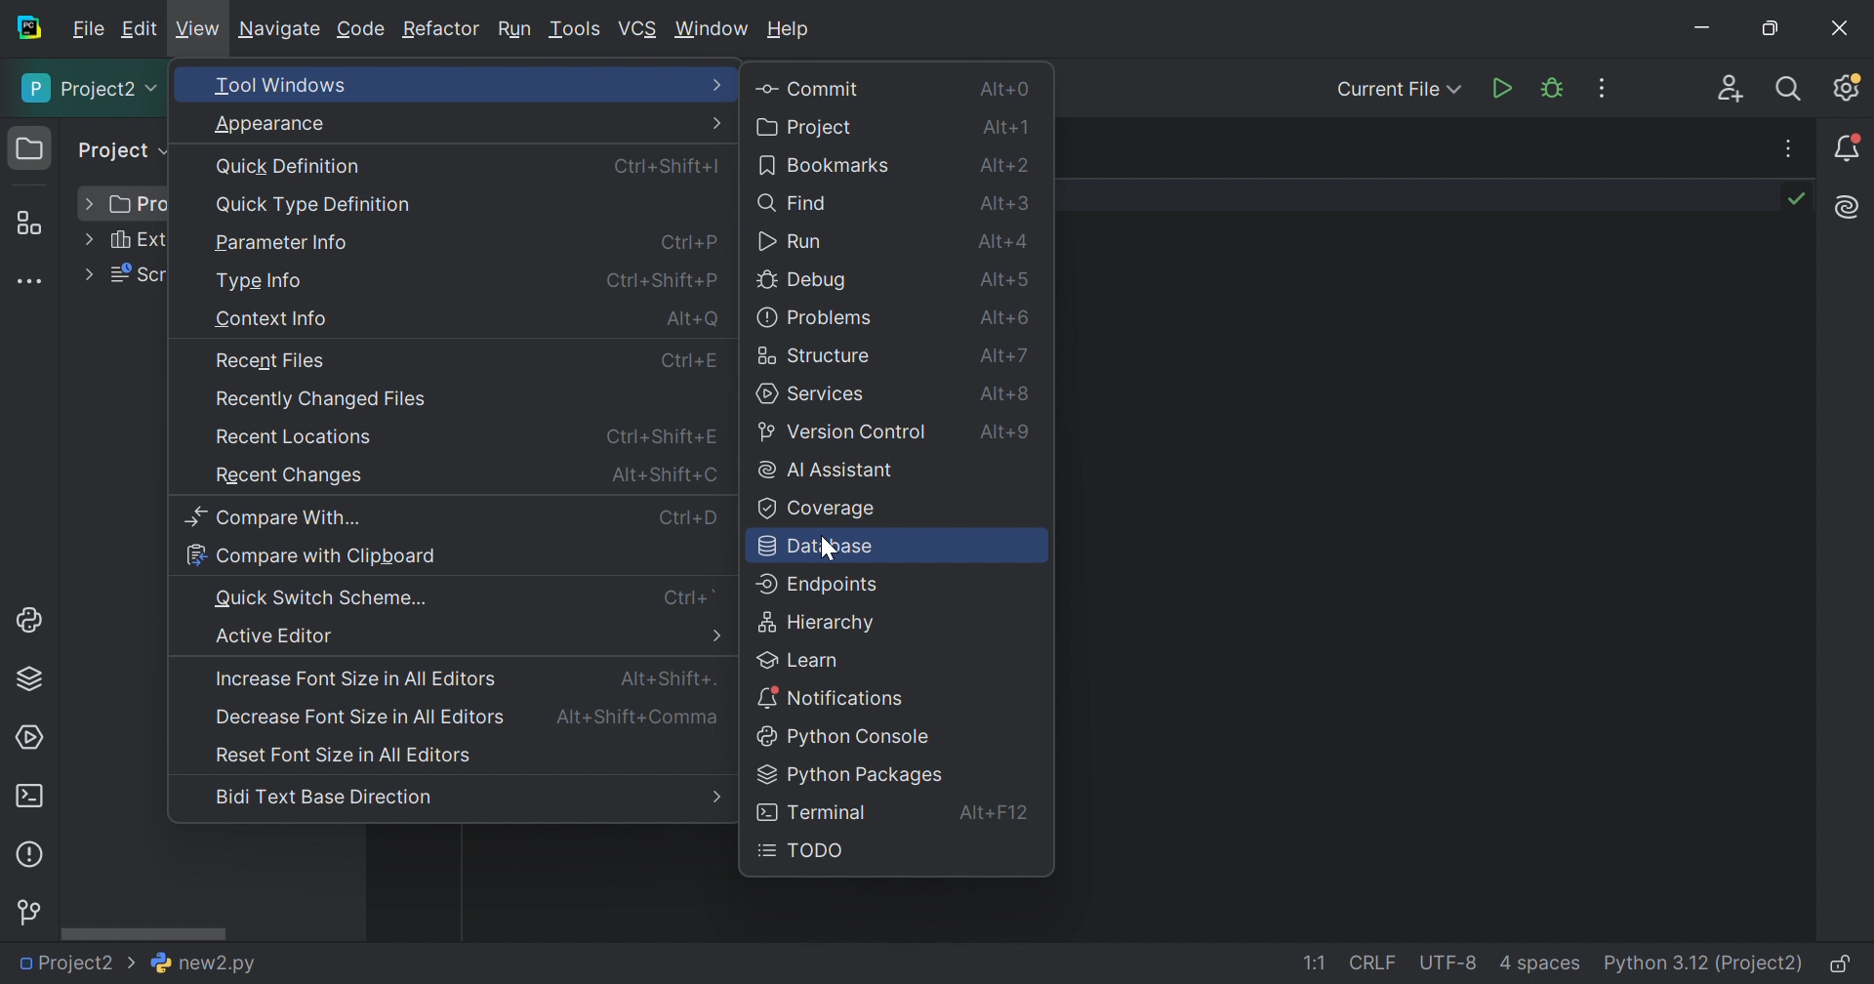 The width and height of the screenshot is (1874, 984). What do you see at coordinates (290, 166) in the screenshot?
I see `Quick Definition` at bounding box center [290, 166].